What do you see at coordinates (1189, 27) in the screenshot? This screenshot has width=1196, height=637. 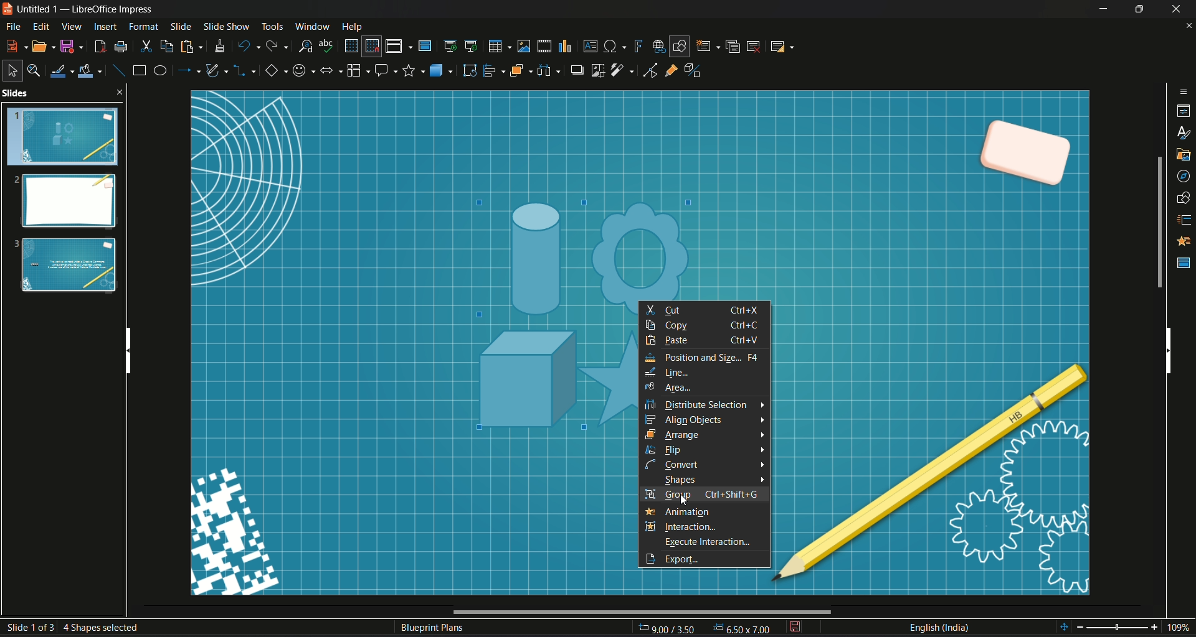 I see `close` at bounding box center [1189, 27].